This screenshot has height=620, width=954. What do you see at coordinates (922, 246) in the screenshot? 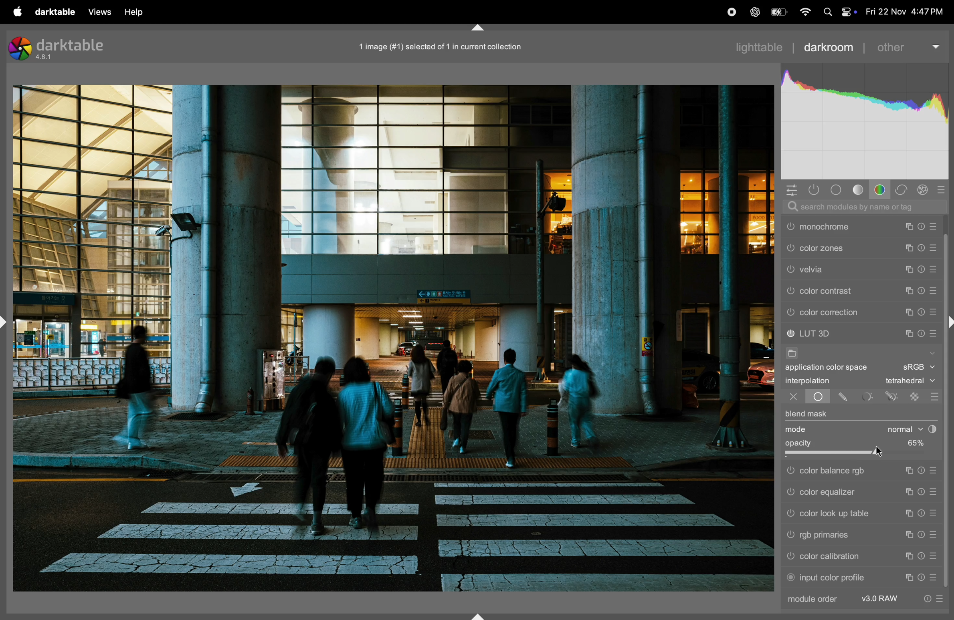
I see `reset` at bounding box center [922, 246].